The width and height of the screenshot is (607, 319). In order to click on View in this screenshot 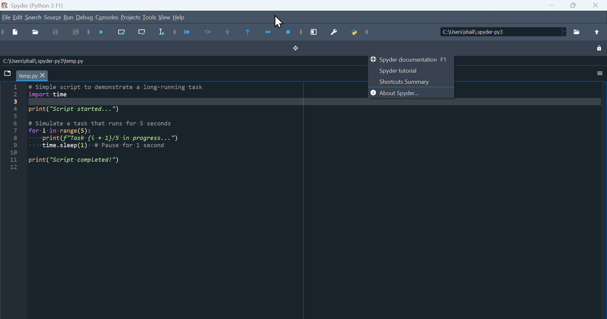, I will do `click(164, 17)`.